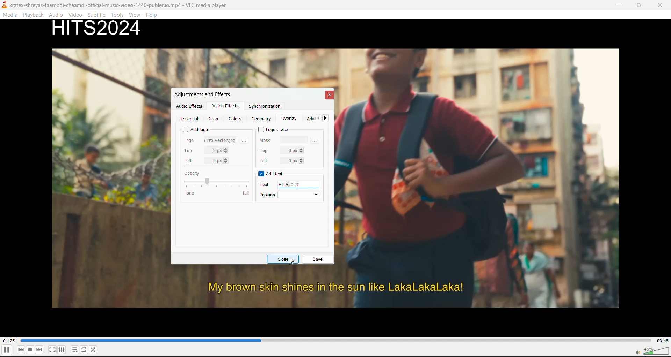  Describe the element at coordinates (486, 157) in the screenshot. I see `Image of a kid` at that location.